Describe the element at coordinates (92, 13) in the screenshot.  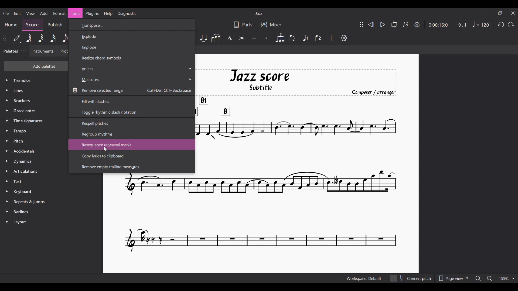
I see `Plugins menu` at that location.